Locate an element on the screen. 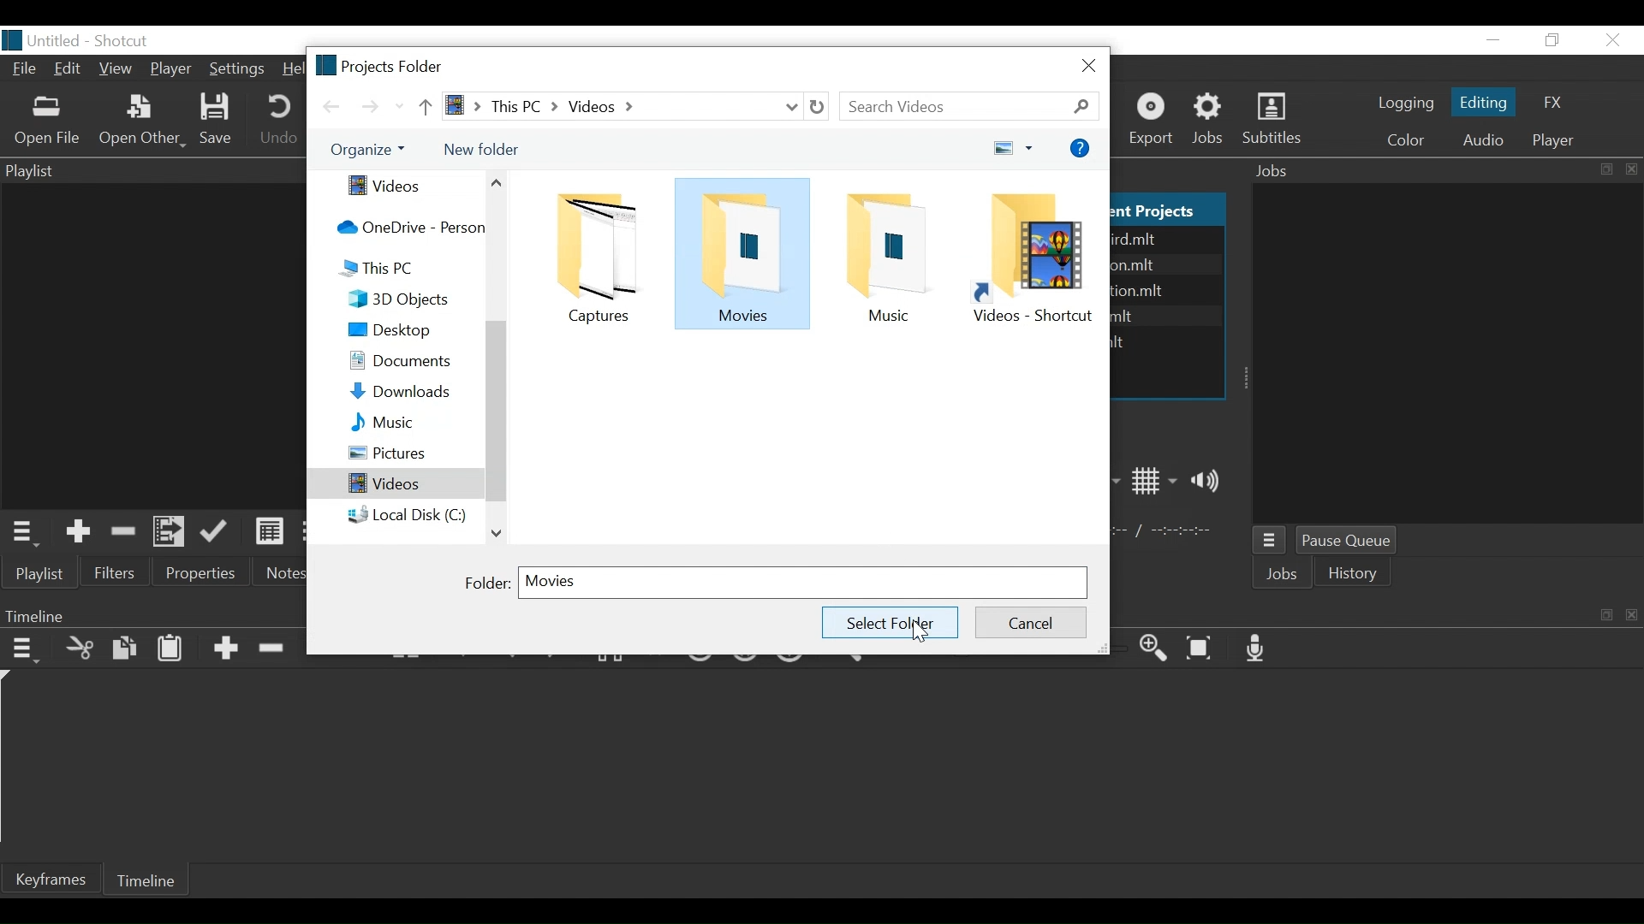 The height and width of the screenshot is (924, 1644). OneDrive is located at coordinates (408, 226).